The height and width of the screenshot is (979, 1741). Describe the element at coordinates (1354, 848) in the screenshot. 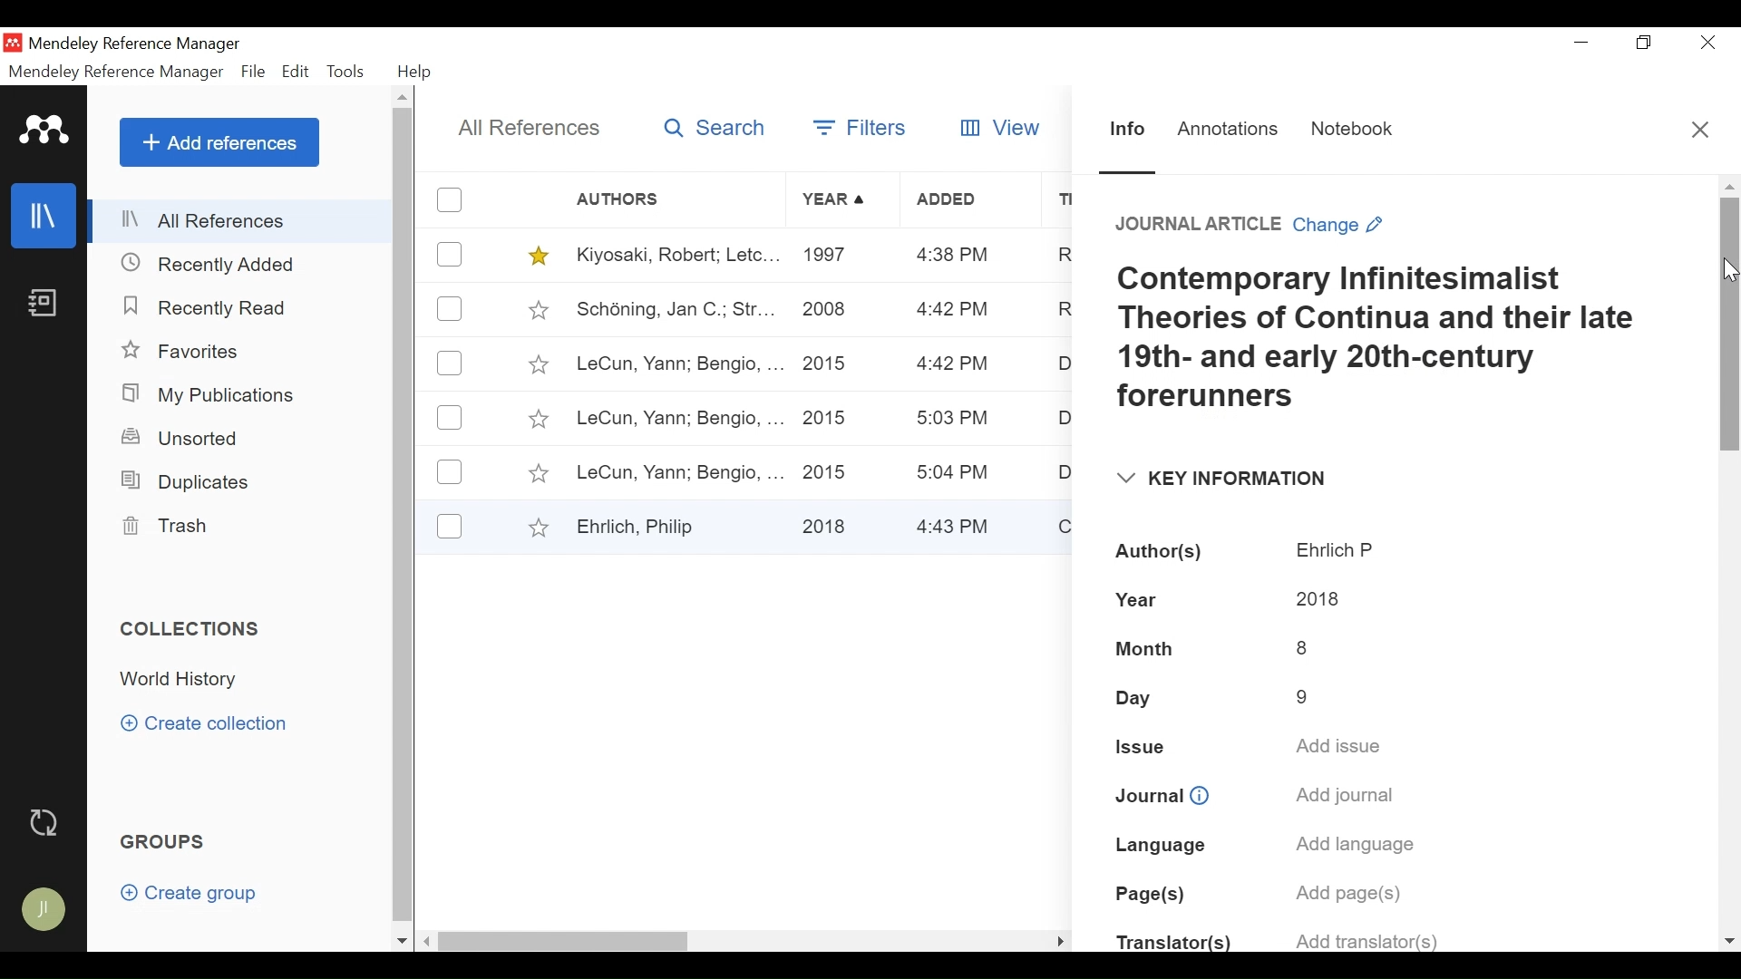

I see `Add language` at that location.